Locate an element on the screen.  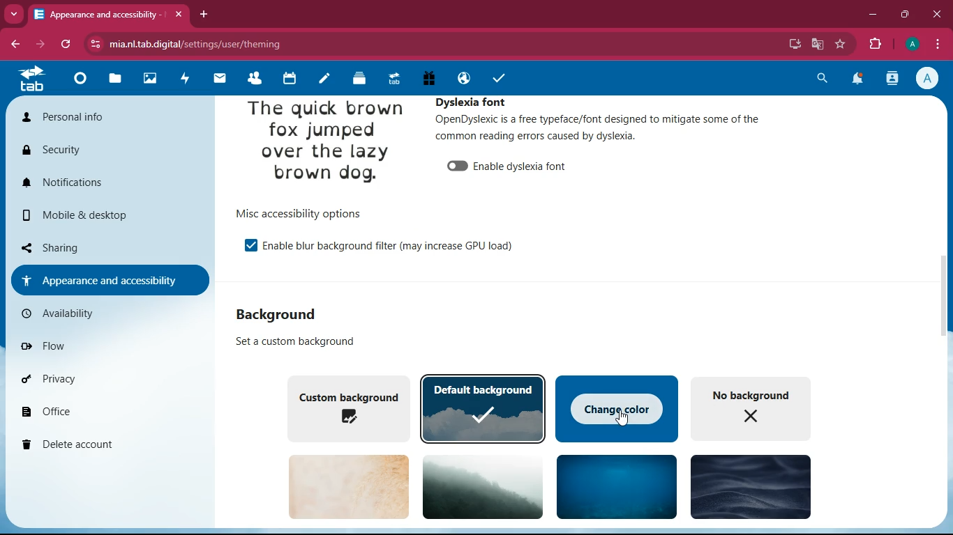
notifications is located at coordinates (100, 183).